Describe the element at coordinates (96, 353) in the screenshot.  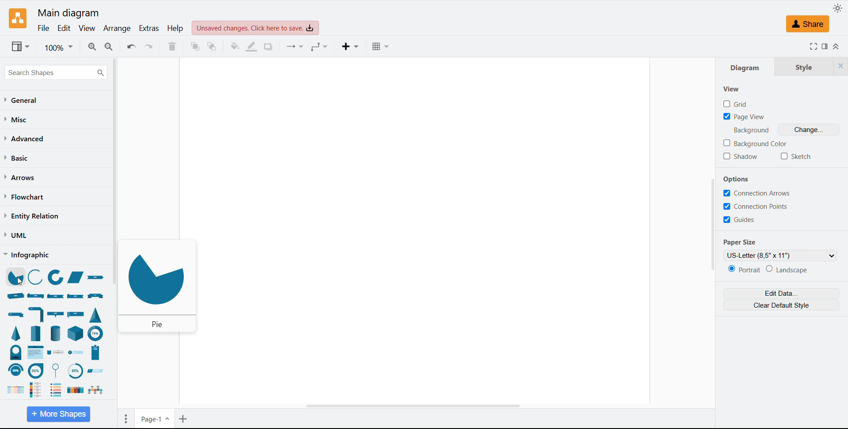
I see `numbered entry vertical` at that location.